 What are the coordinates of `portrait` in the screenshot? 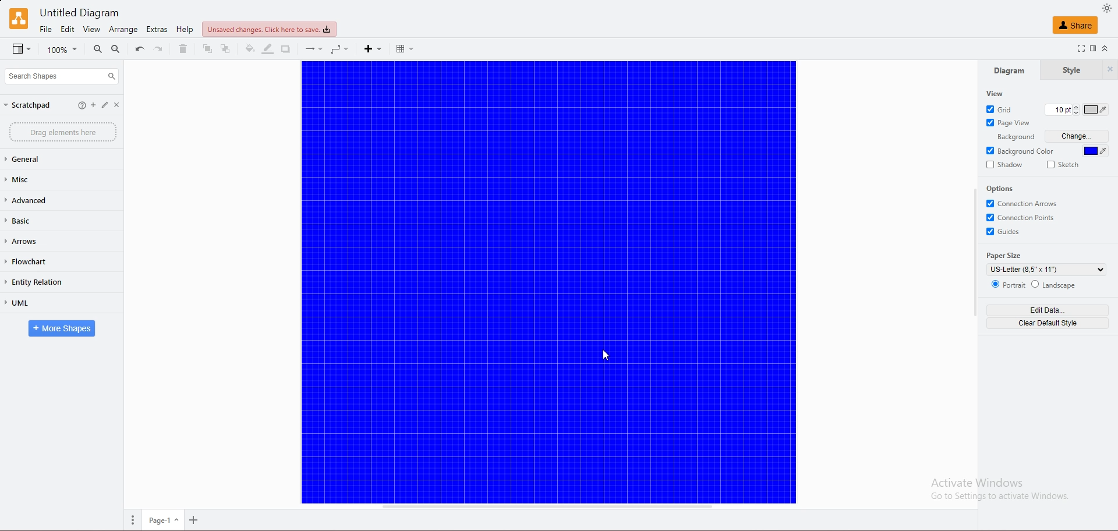 It's located at (1008, 284).